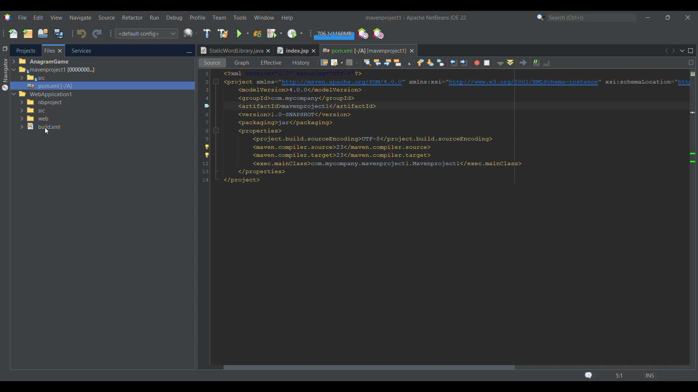 This screenshot has width=698, height=392. Describe the element at coordinates (207, 152) in the screenshot. I see `Convert to release option for strict compatibility checks` at that location.